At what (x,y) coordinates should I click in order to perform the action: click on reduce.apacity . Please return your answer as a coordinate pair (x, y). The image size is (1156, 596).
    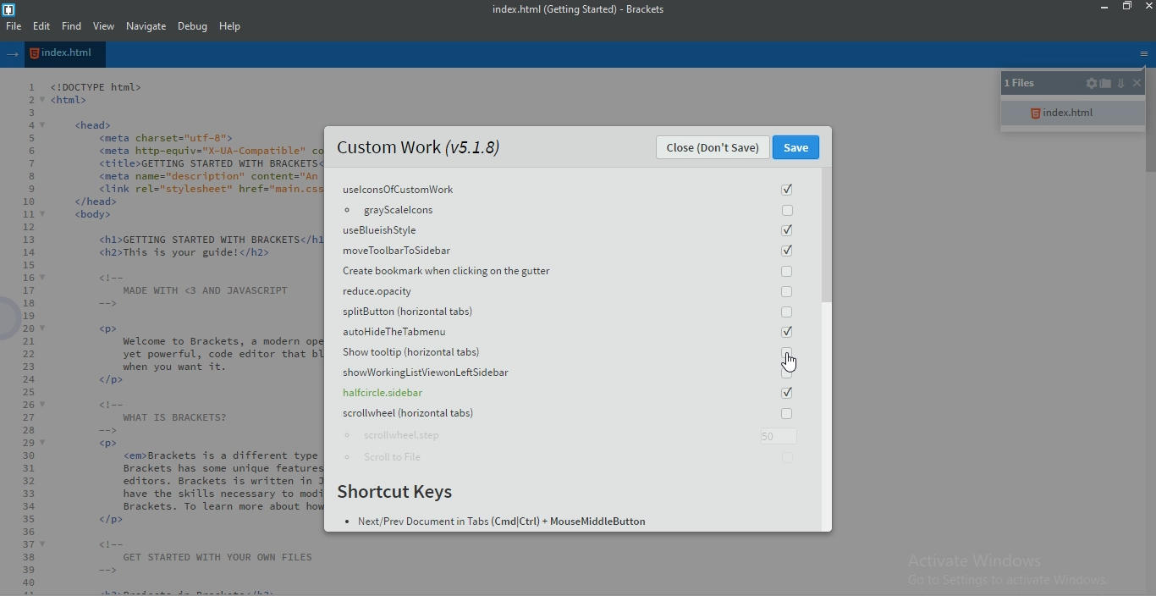
    Looking at the image, I should click on (570, 290).